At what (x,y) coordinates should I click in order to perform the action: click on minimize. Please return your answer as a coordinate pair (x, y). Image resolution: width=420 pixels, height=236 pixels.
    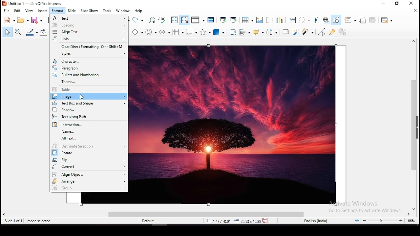
    Looking at the image, I should click on (385, 3).